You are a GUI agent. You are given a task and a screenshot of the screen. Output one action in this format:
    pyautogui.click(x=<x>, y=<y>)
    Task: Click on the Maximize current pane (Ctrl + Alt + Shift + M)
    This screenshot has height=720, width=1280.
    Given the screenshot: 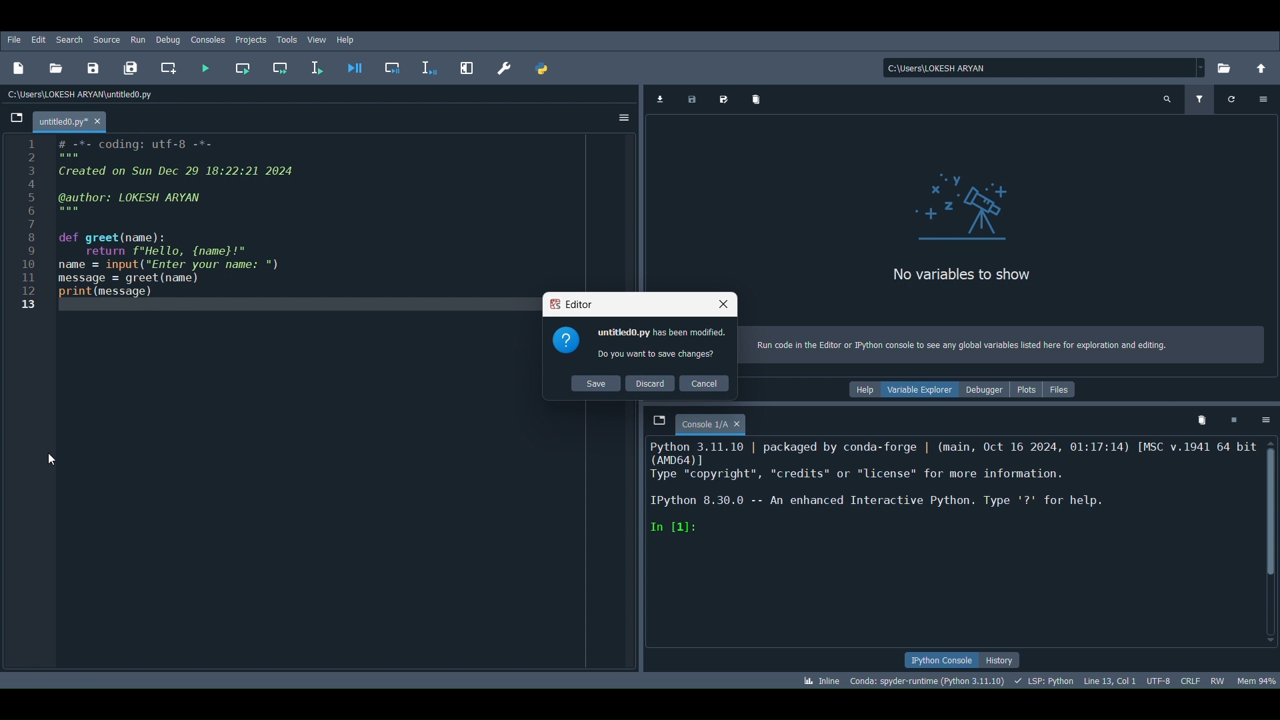 What is the action you would take?
    pyautogui.click(x=464, y=66)
    